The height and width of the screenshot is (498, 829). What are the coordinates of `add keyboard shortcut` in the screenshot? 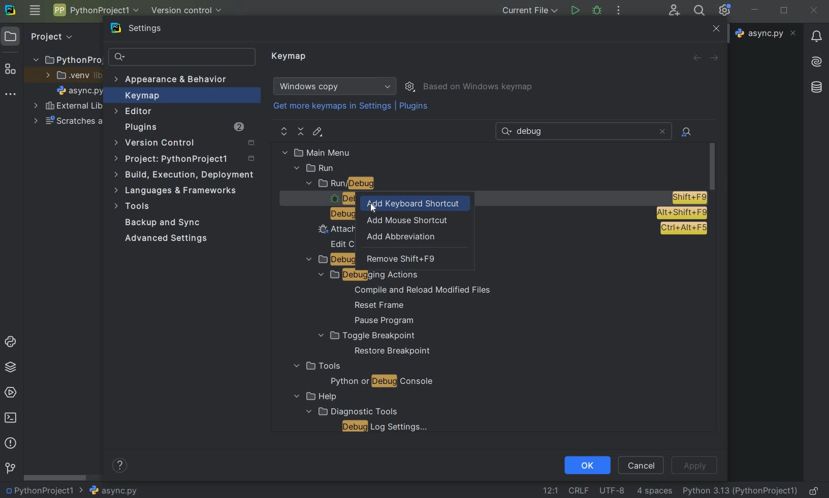 It's located at (416, 202).